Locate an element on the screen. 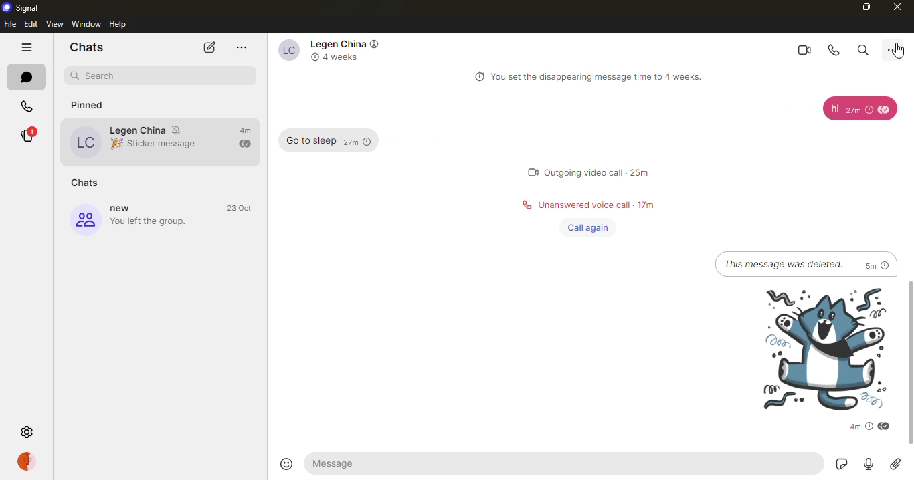 Image resolution: width=914 pixels, height=480 pixels. help is located at coordinates (120, 23).